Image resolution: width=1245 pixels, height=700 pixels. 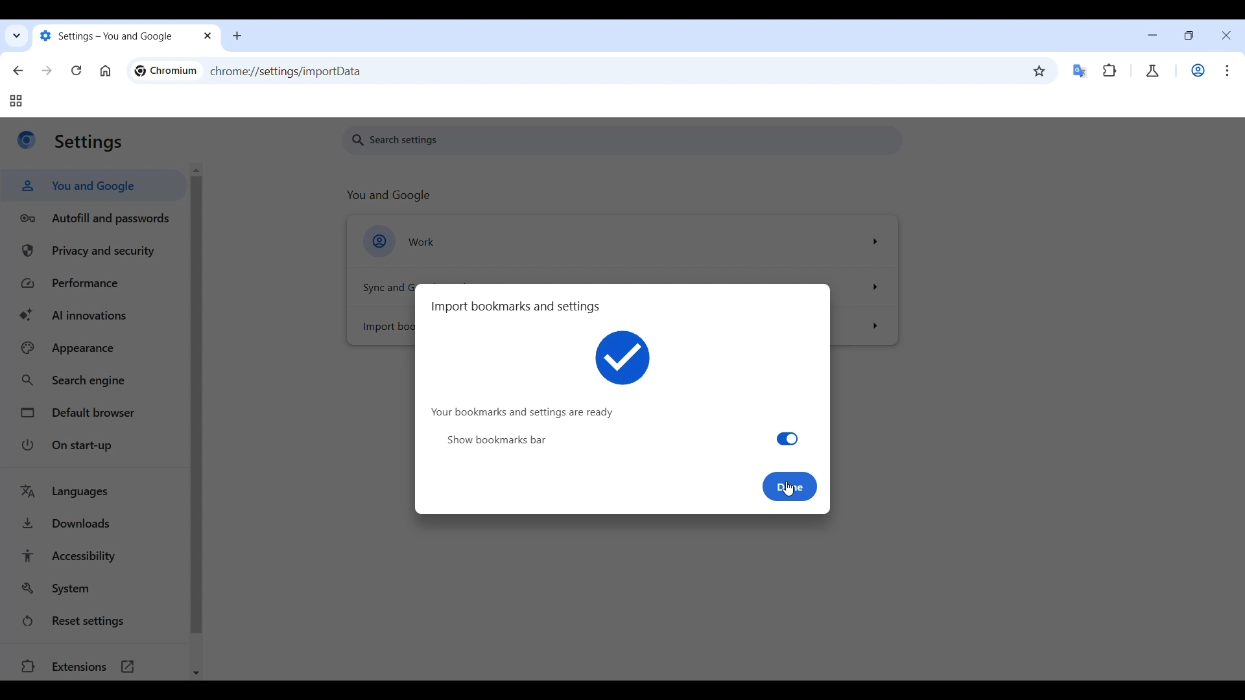 What do you see at coordinates (93, 621) in the screenshot?
I see `Reset settings` at bounding box center [93, 621].